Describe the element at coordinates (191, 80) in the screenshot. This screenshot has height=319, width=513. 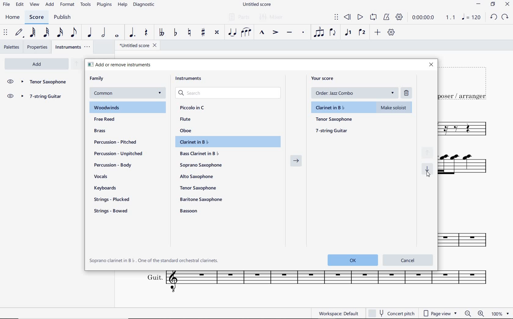
I see `instruments` at that location.